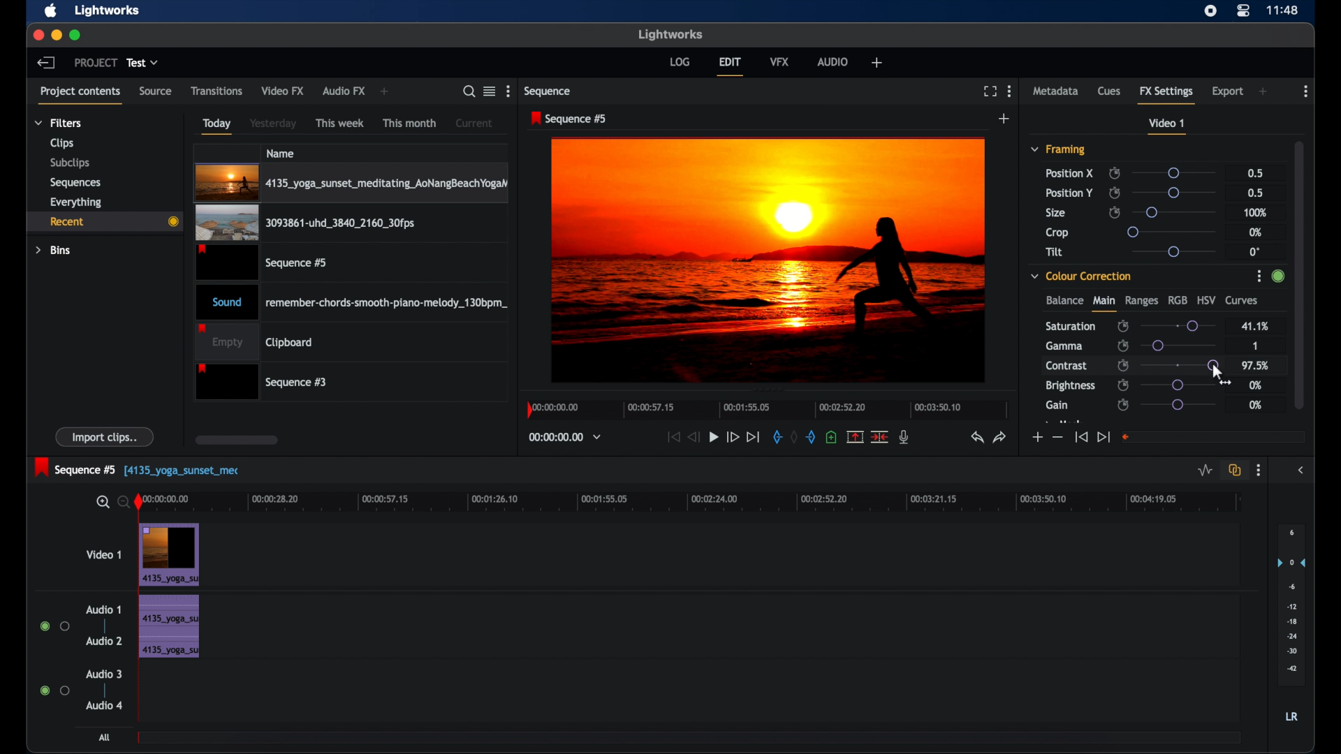 This screenshot has height=754, width=1341. I want to click on jump to end, so click(1104, 436).